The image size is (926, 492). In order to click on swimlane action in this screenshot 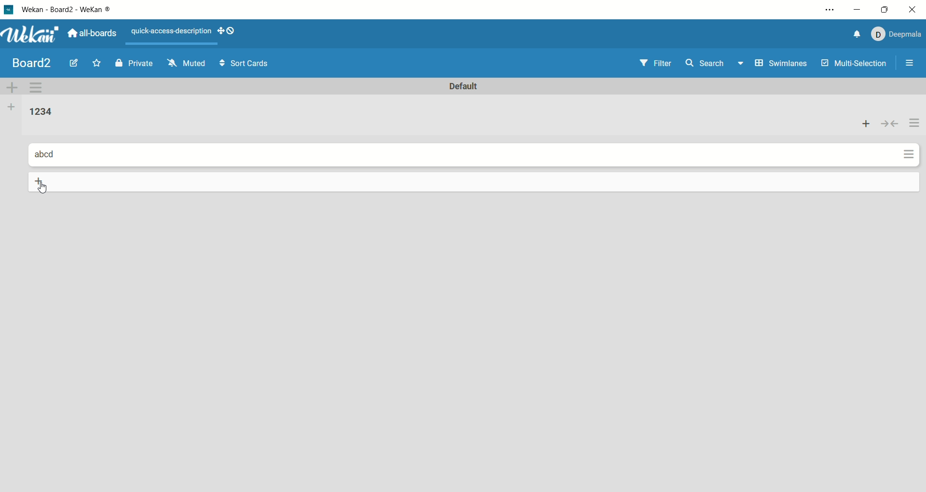, I will do `click(40, 86)`.